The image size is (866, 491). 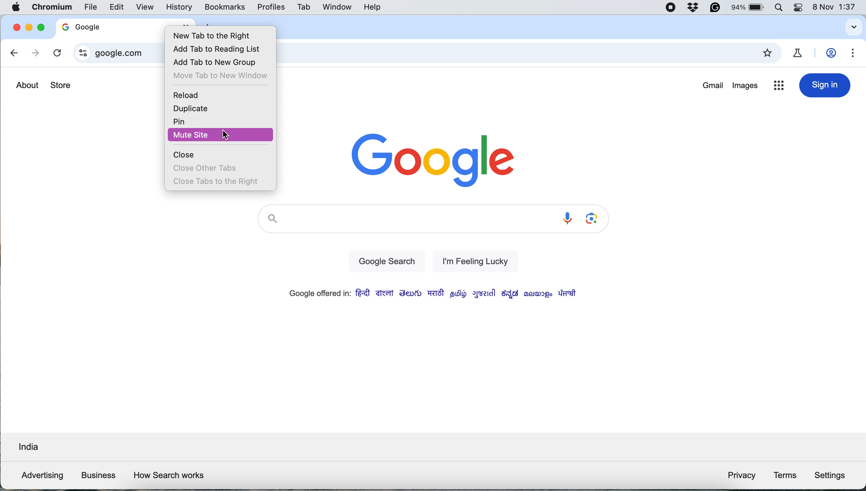 I want to click on move tab to new window, so click(x=222, y=75).